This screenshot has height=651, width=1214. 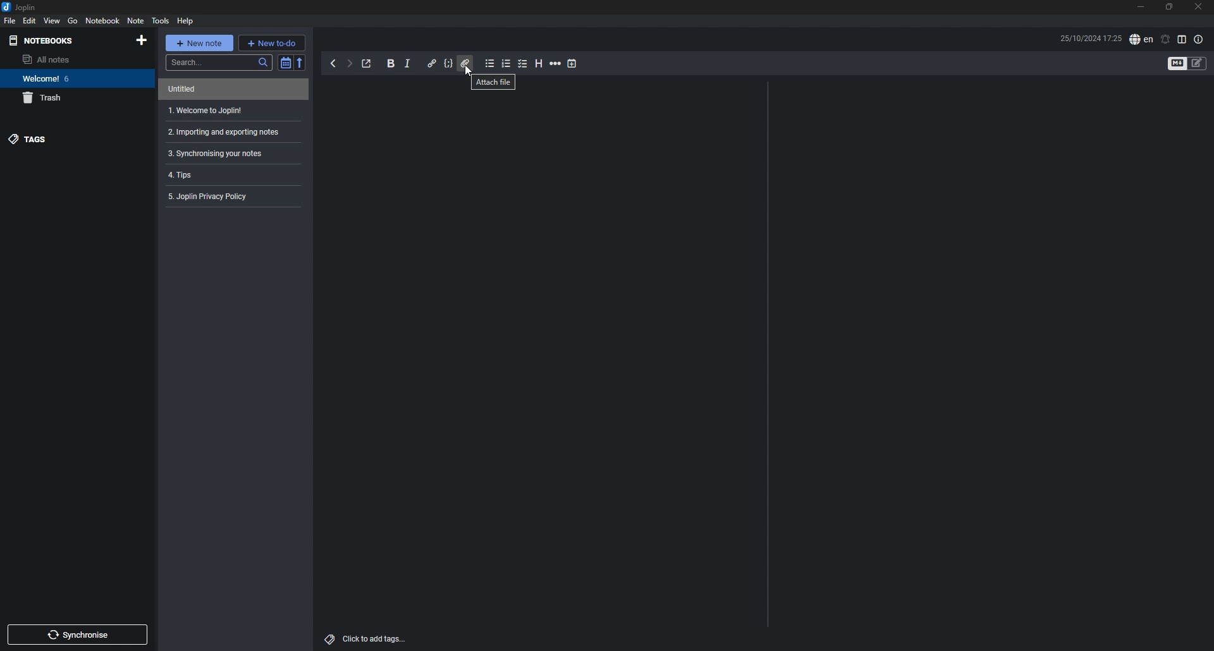 I want to click on reverse sort order, so click(x=301, y=63).